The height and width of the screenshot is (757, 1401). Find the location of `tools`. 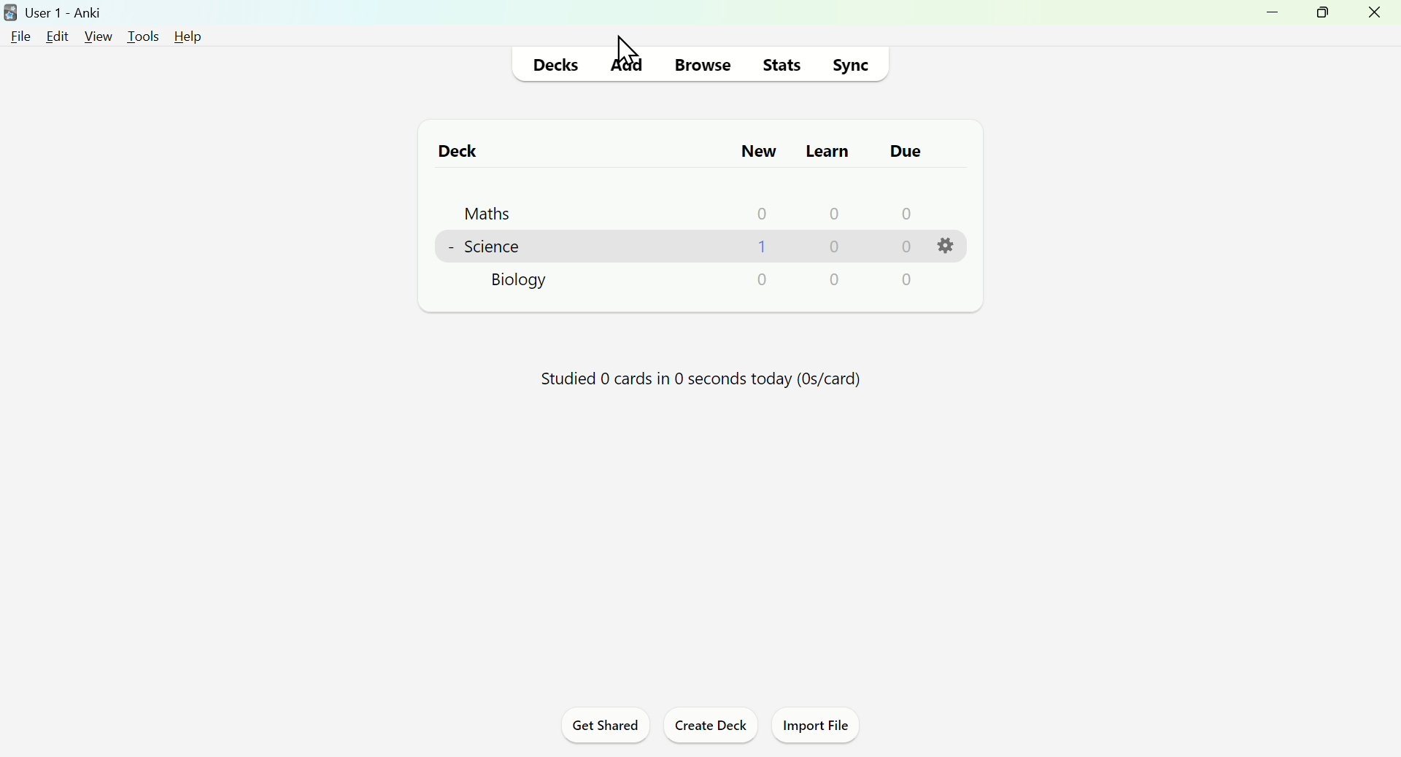

tools is located at coordinates (143, 36).